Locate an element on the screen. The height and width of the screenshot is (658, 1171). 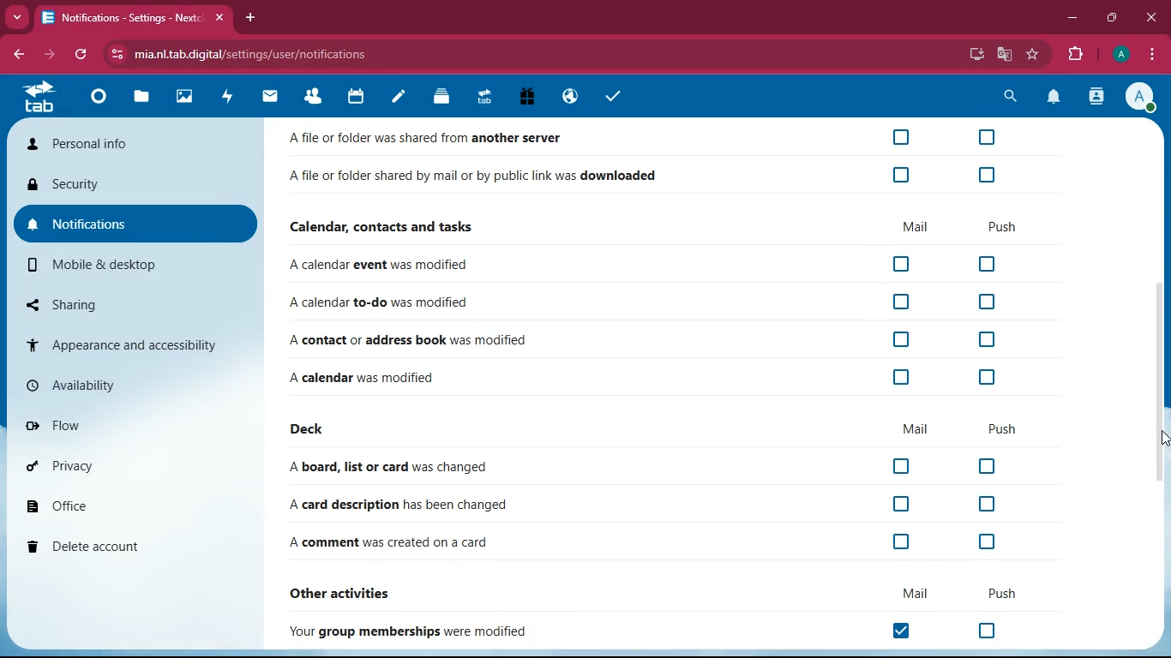
notifications is located at coordinates (136, 225).